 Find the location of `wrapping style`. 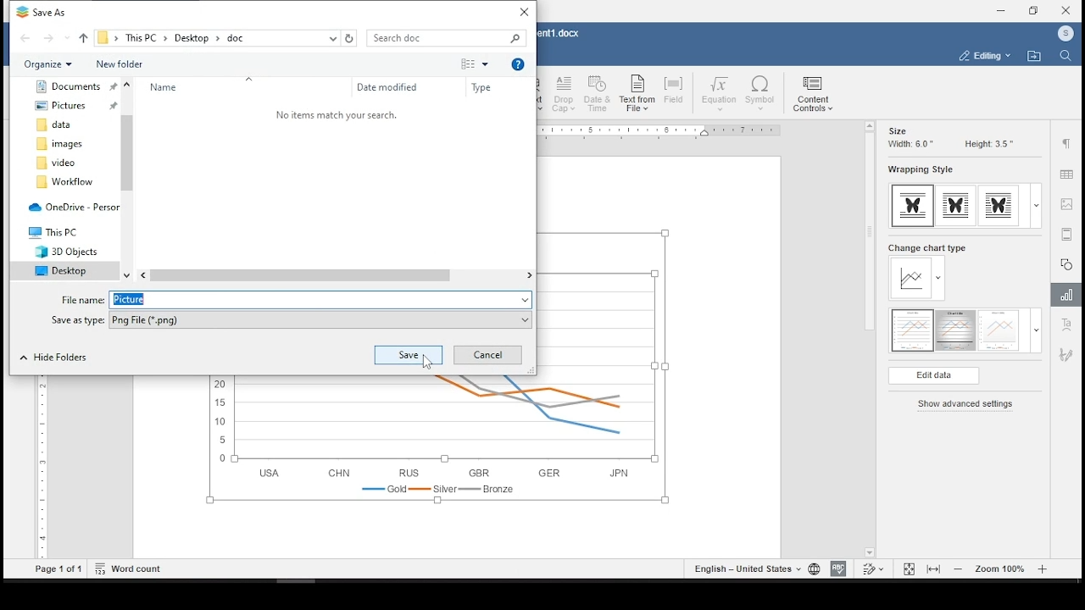

wrapping style is located at coordinates (919, 170).